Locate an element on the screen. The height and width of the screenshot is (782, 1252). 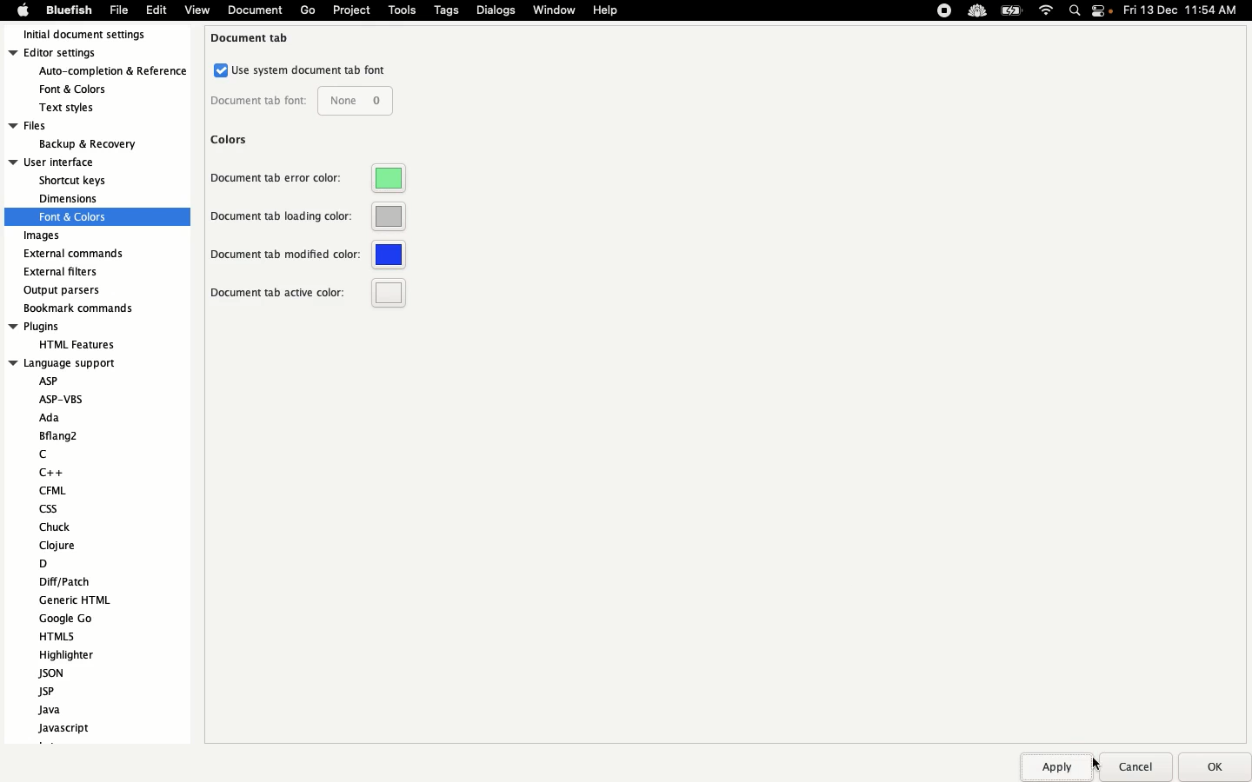
Window is located at coordinates (556, 11).